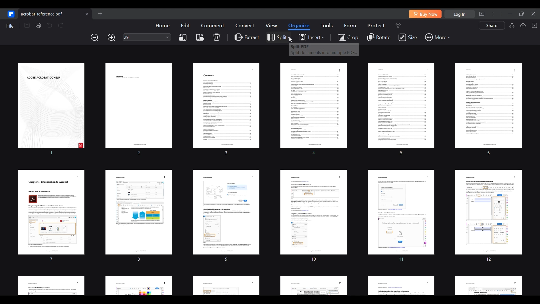 The image size is (540, 304). I want to click on Minimize, so click(510, 14).